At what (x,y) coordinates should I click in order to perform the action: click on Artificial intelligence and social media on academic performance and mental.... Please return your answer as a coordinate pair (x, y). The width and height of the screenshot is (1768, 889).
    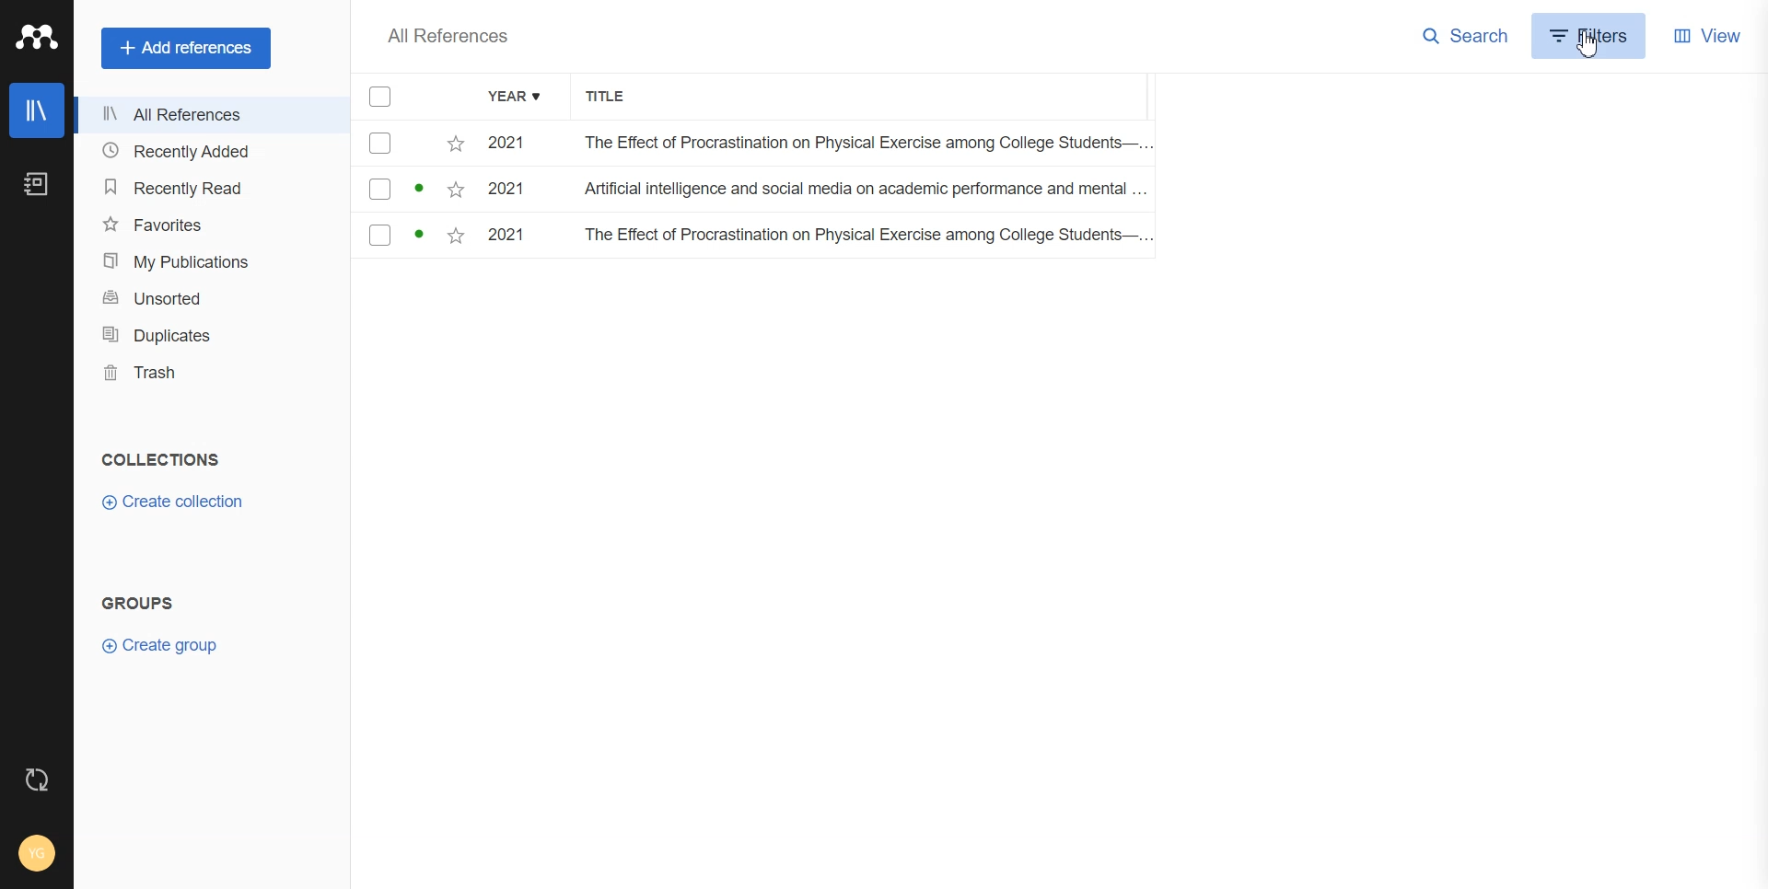
    Looking at the image, I should click on (866, 193).